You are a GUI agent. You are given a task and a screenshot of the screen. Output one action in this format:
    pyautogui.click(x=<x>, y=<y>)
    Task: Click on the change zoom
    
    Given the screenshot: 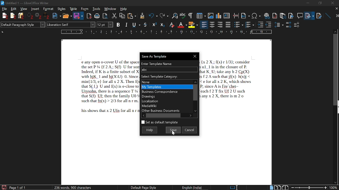 What is the action you would take?
    pyautogui.click(x=314, y=187)
    